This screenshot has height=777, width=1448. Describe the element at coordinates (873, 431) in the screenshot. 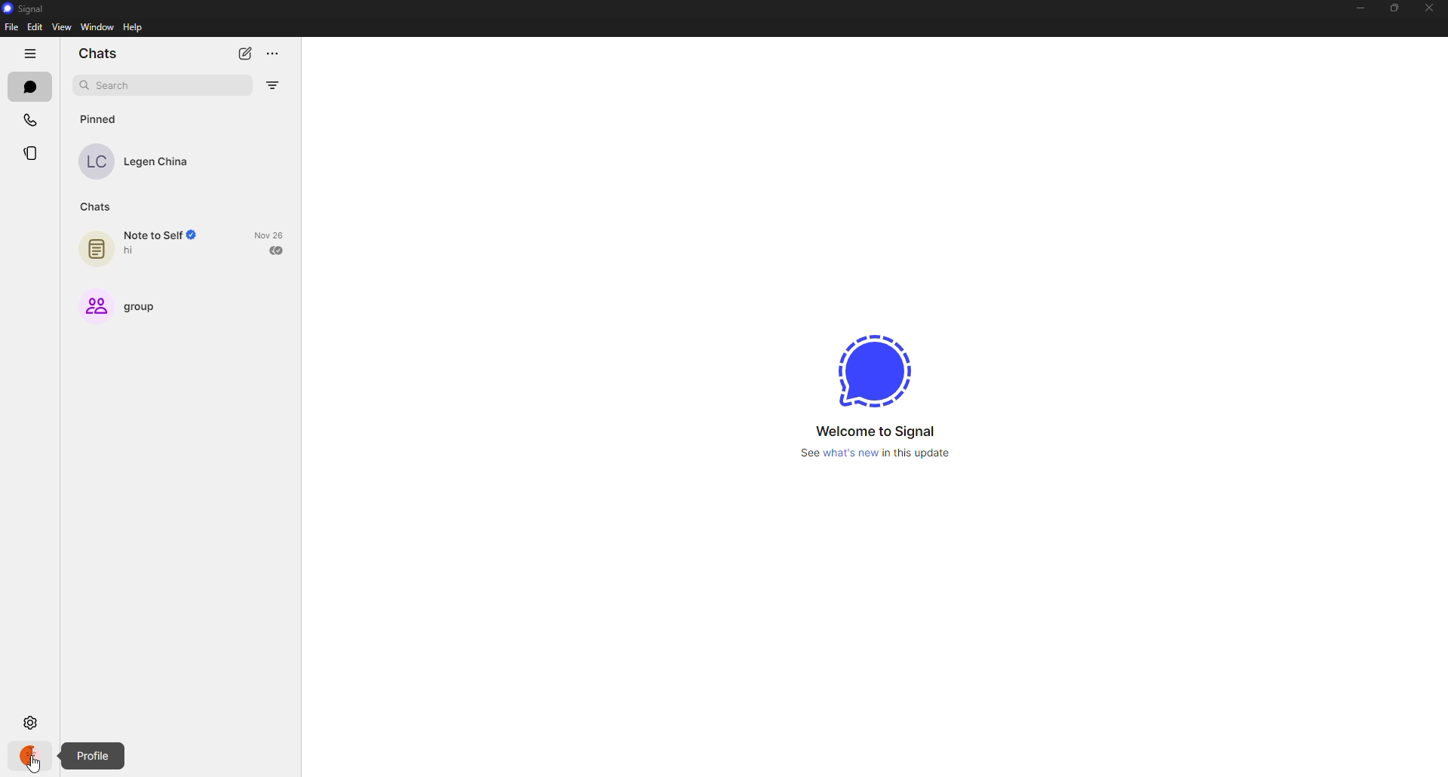

I see `welcome` at that location.